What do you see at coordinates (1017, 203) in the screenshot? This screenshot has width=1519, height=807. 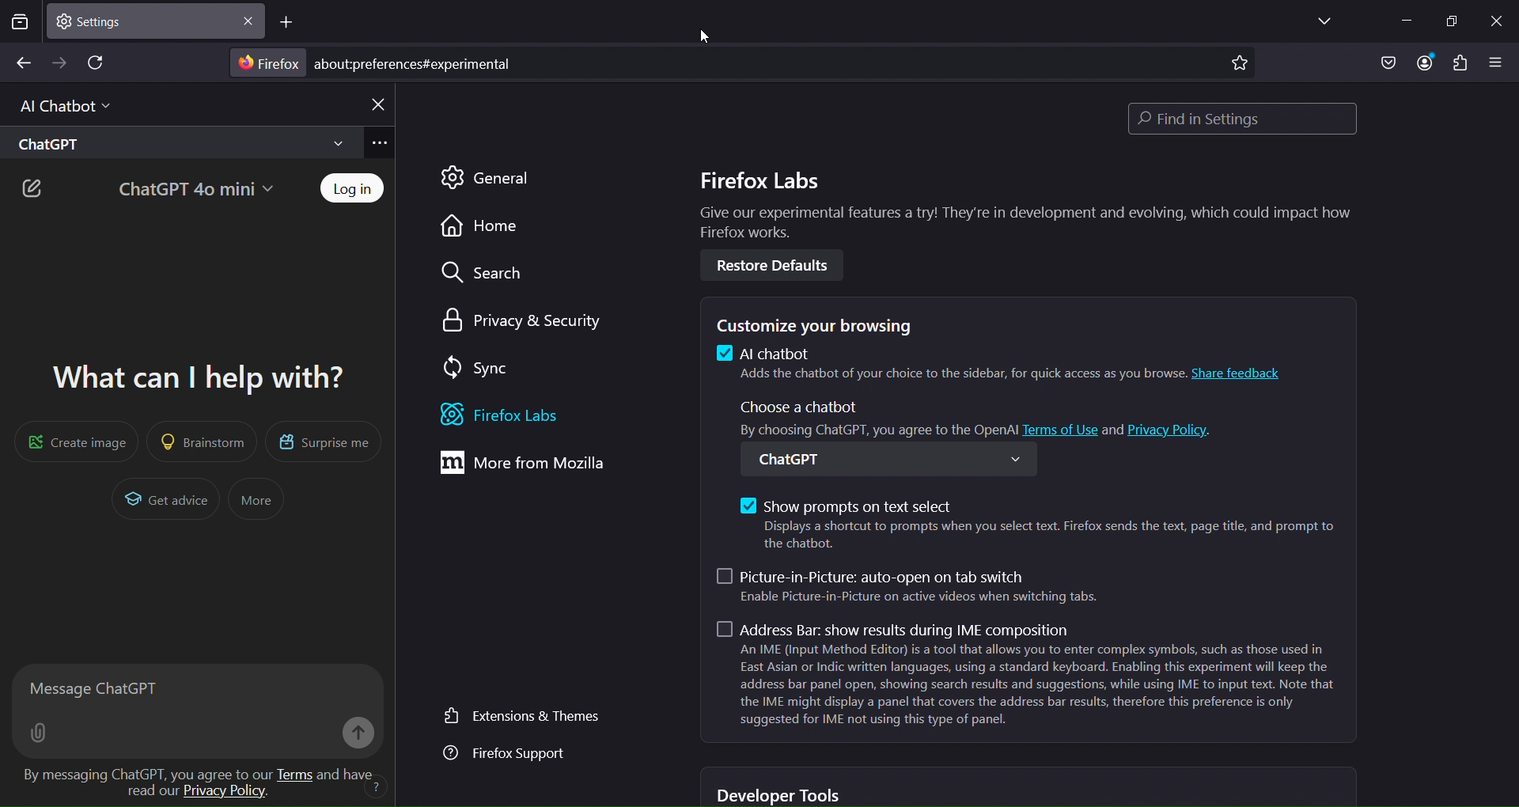 I see `Firefox Labs
Give our experimental features a try! They're in development and evolving, which could impact how
Firefox works.` at bounding box center [1017, 203].